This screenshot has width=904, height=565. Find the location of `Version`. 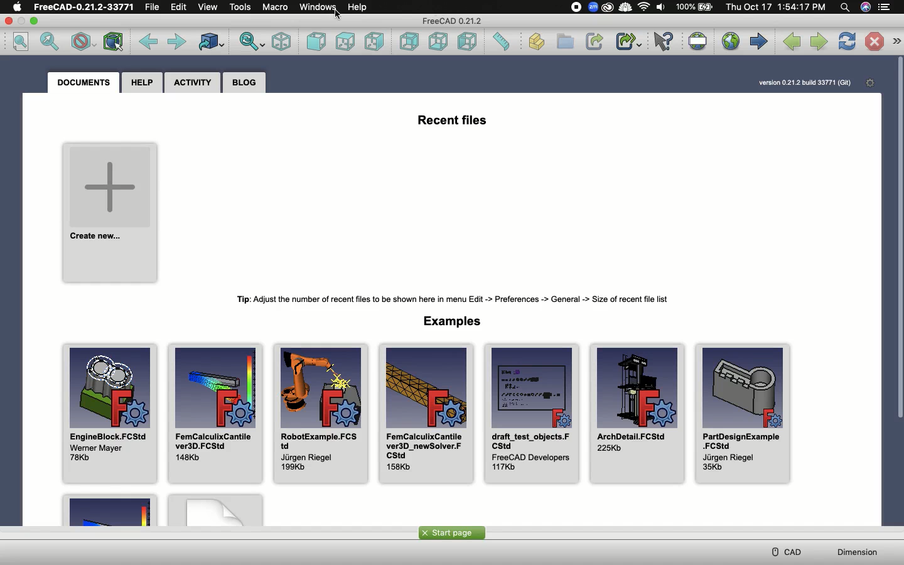

Version is located at coordinates (807, 83).